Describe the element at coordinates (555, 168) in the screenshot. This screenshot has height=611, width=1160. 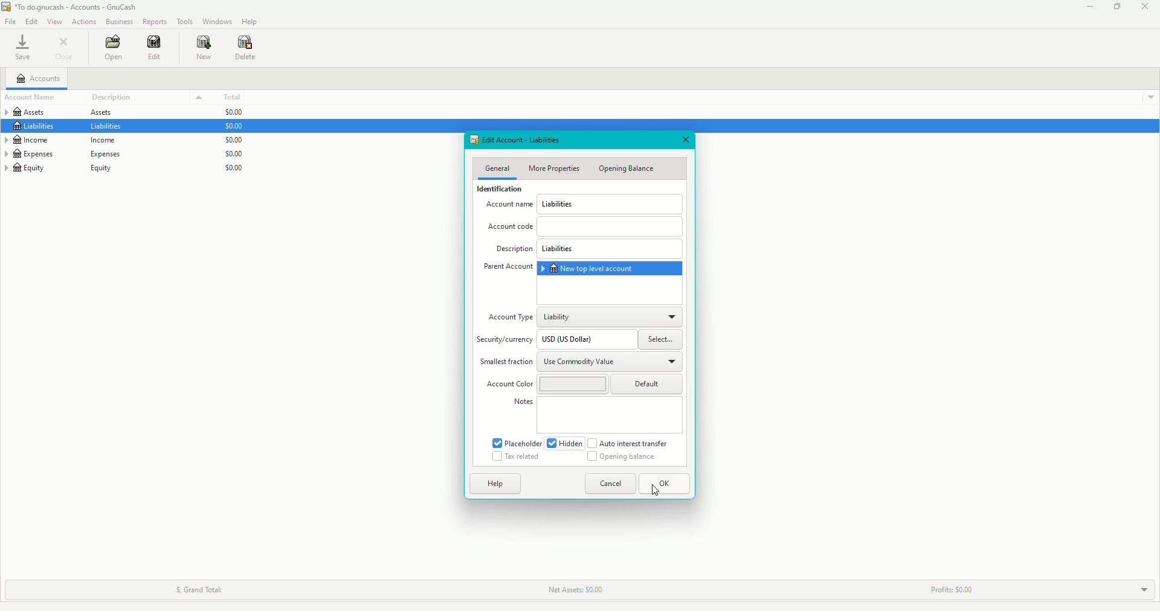
I see `More Properties` at that location.